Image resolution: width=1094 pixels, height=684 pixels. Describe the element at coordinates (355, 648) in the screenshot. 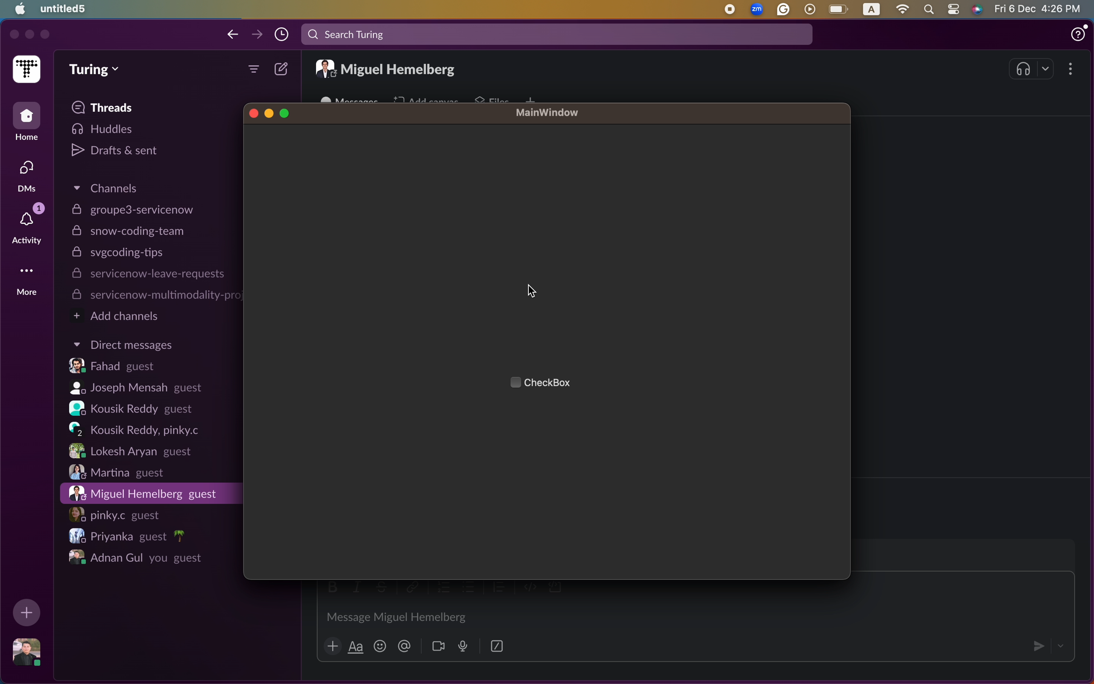

I see `underline` at that location.